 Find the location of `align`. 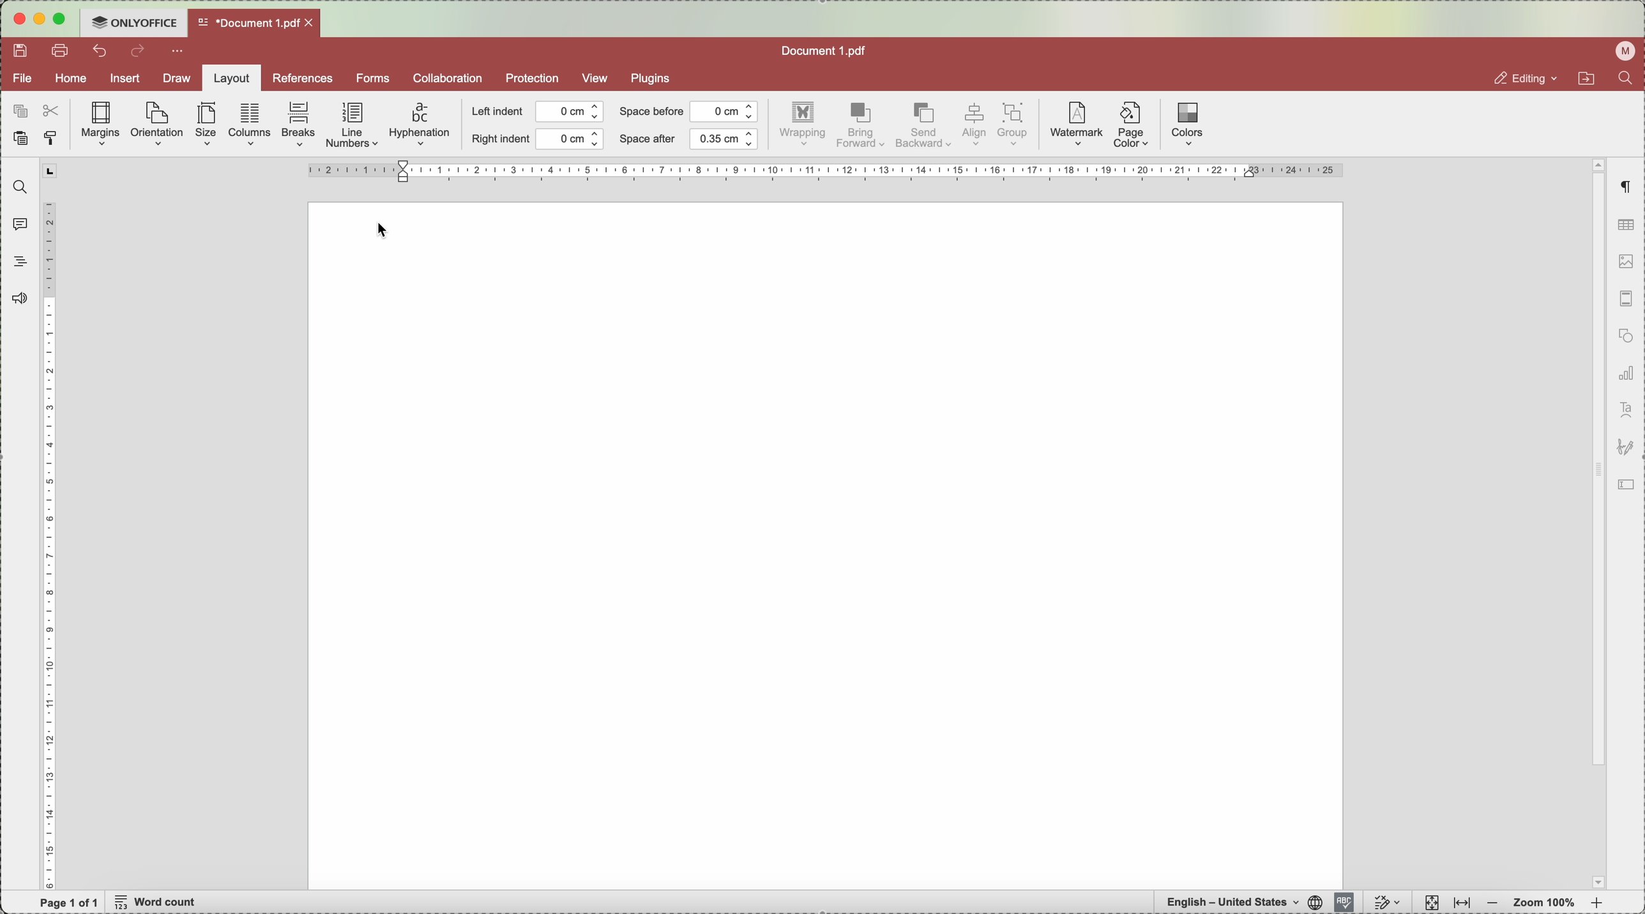

align is located at coordinates (973, 125).